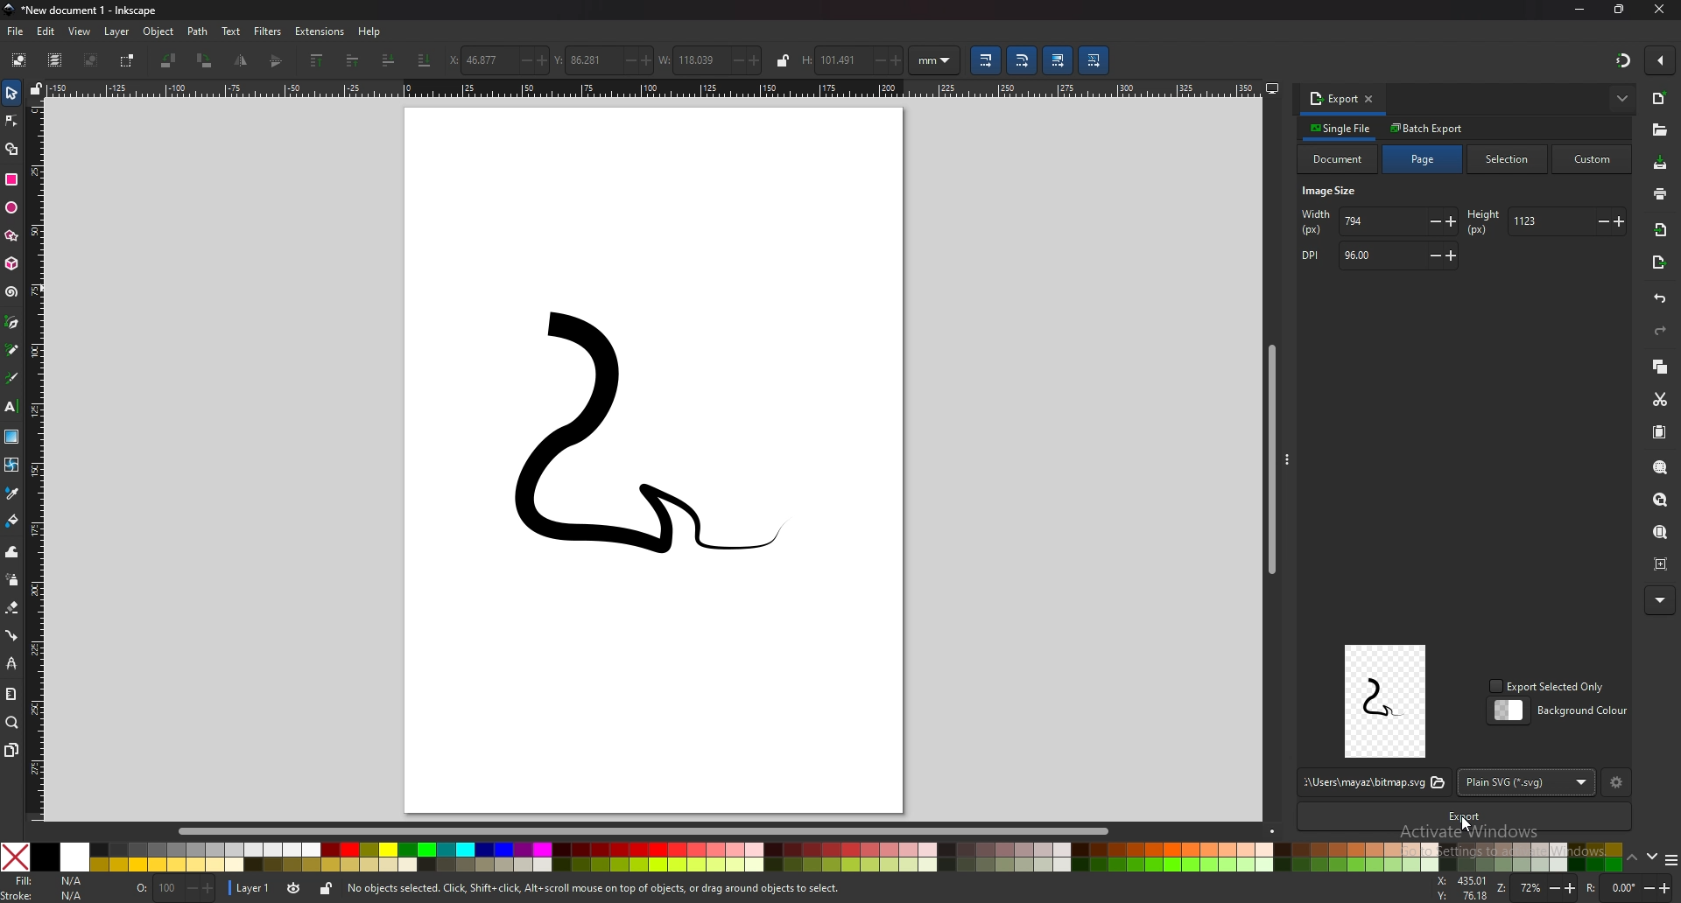 This screenshot has height=903, width=1681. What do you see at coordinates (1661, 299) in the screenshot?
I see `undo` at bounding box center [1661, 299].